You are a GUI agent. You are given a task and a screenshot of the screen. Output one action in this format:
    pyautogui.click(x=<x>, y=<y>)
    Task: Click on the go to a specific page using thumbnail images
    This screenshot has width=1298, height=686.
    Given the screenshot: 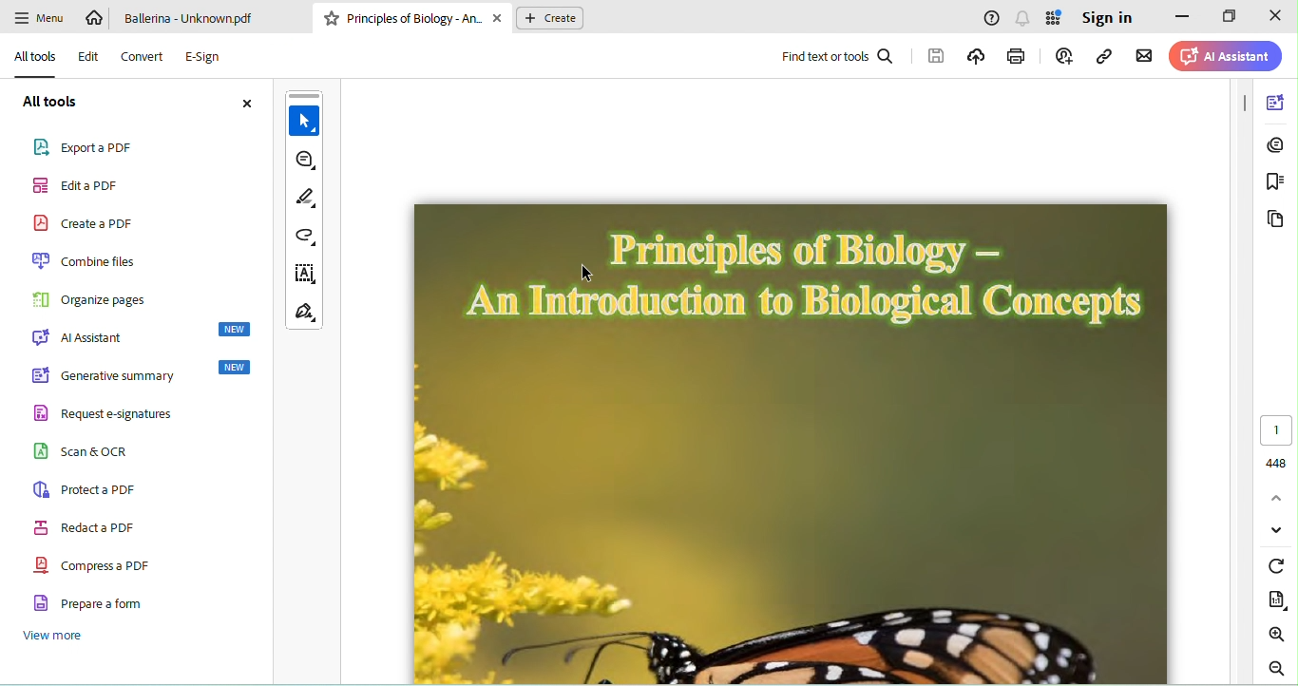 What is the action you would take?
    pyautogui.click(x=1275, y=219)
    